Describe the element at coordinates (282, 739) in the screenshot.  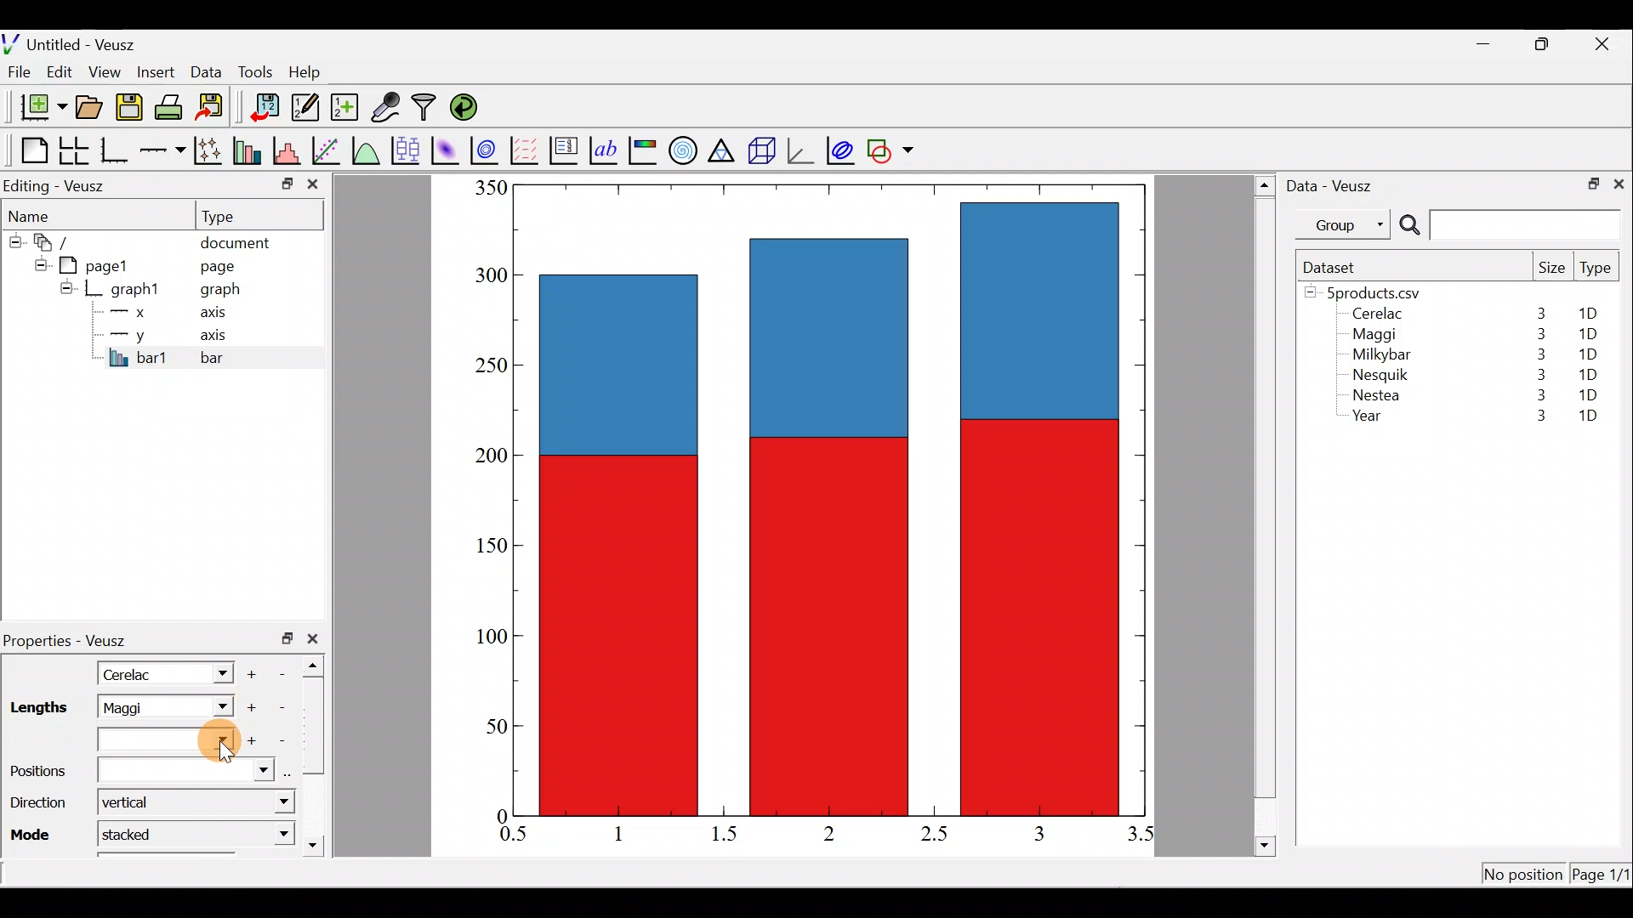
I see `Remove item` at that location.